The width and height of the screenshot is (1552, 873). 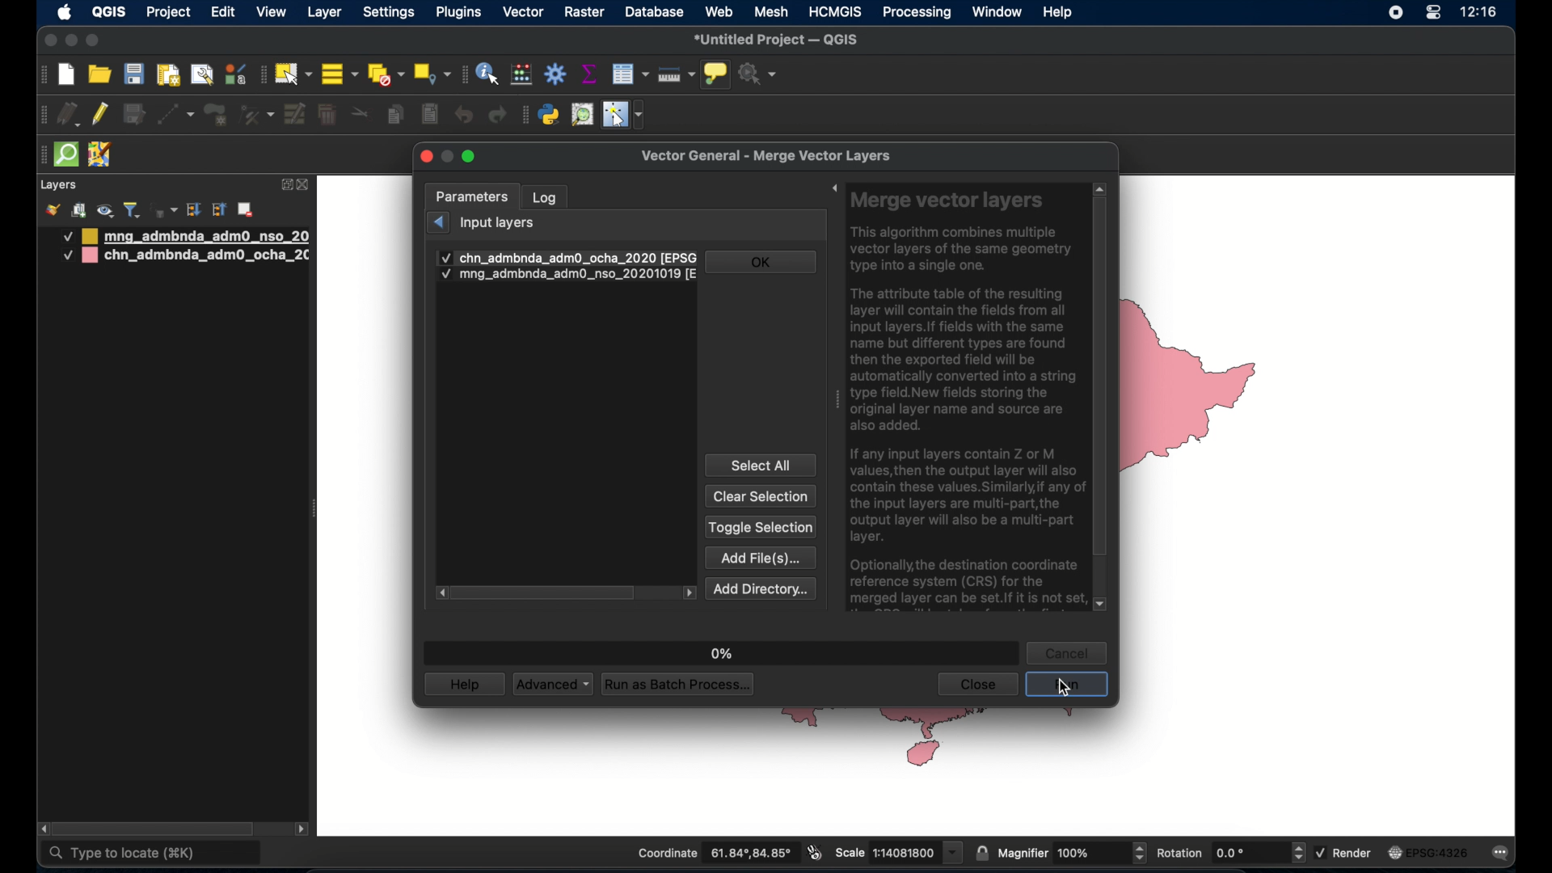 What do you see at coordinates (53, 210) in the screenshot?
I see `open layer styling panel` at bounding box center [53, 210].